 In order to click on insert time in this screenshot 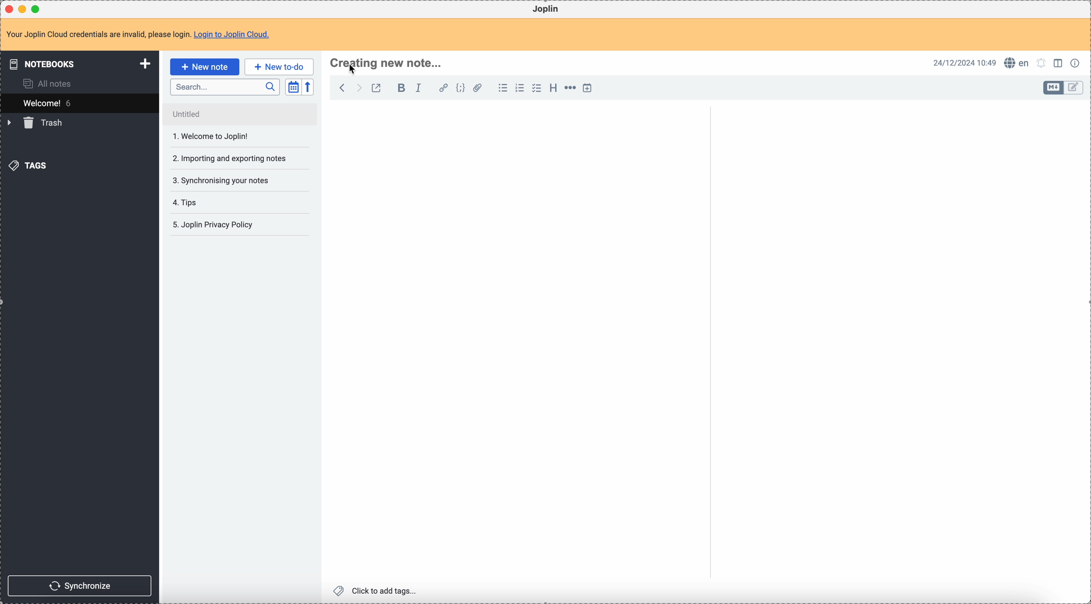, I will do `click(590, 88)`.